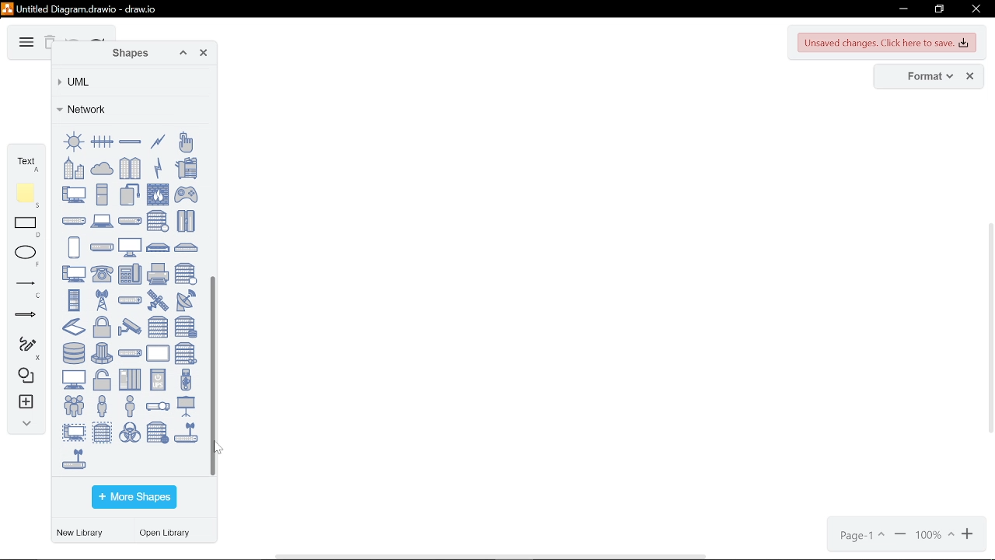 Image resolution: width=995 pixels, height=560 pixels. What do you see at coordinates (23, 425) in the screenshot?
I see `collapse` at bounding box center [23, 425].